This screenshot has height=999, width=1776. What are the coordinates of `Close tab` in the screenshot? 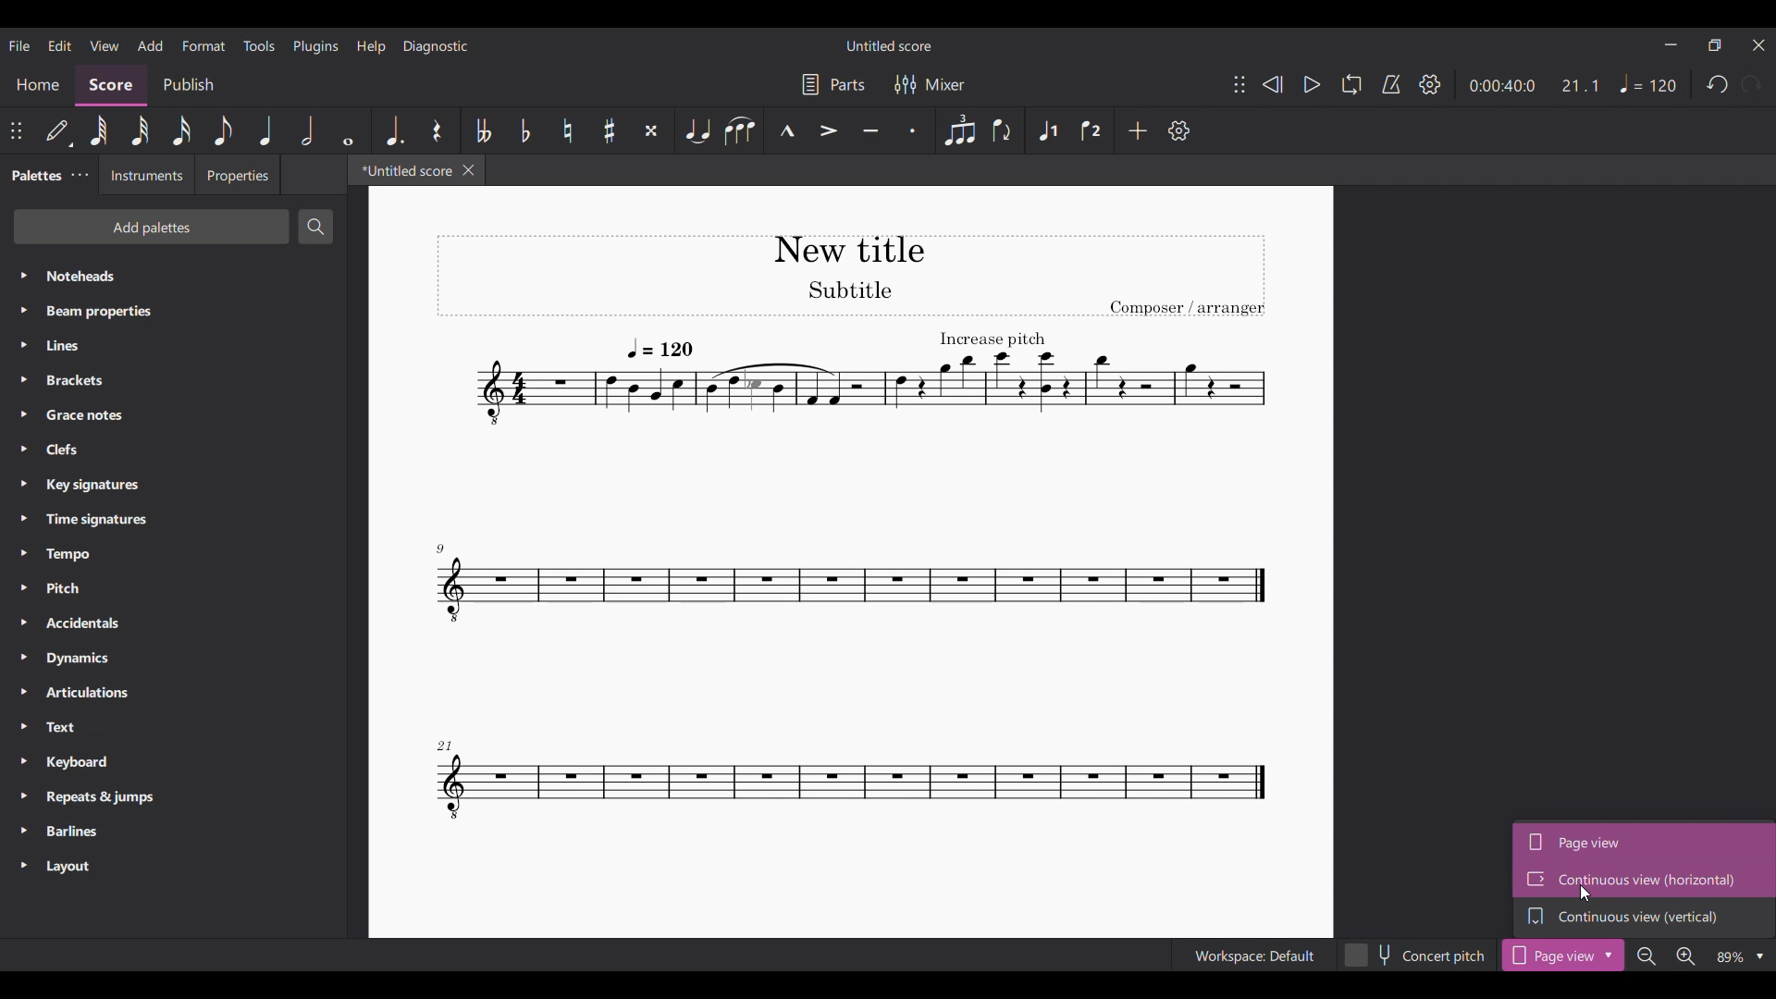 It's located at (468, 170).